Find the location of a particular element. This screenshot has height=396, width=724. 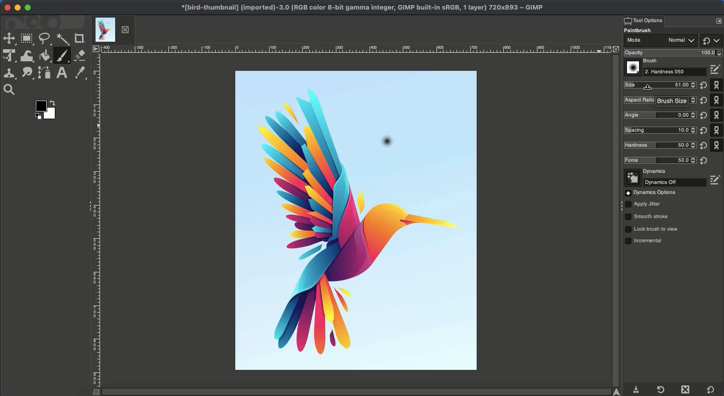

Close is located at coordinates (687, 389).